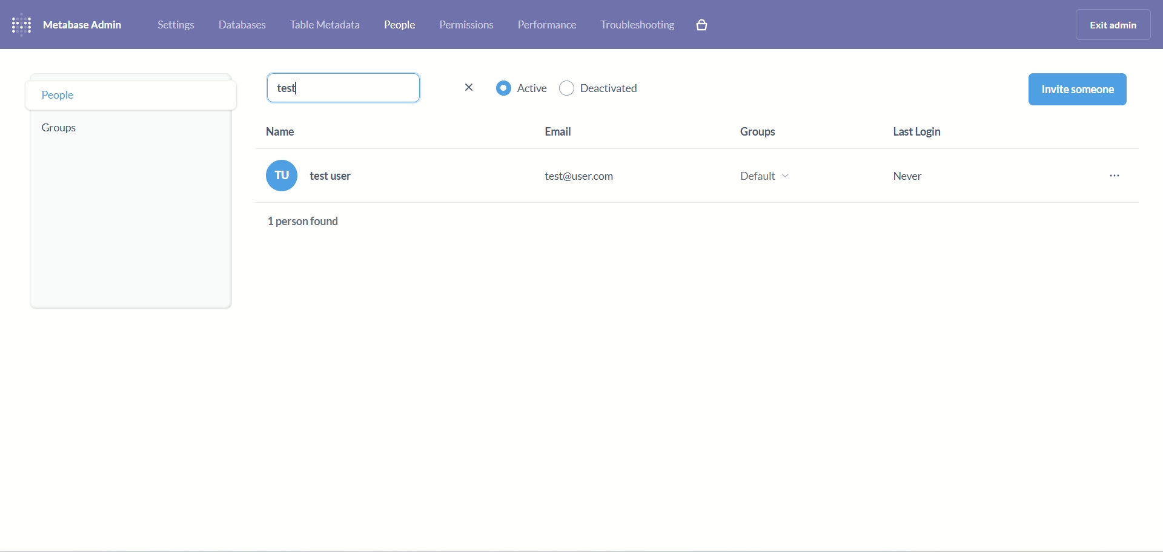 The image size is (1163, 552). What do you see at coordinates (131, 96) in the screenshot?
I see `People` at bounding box center [131, 96].